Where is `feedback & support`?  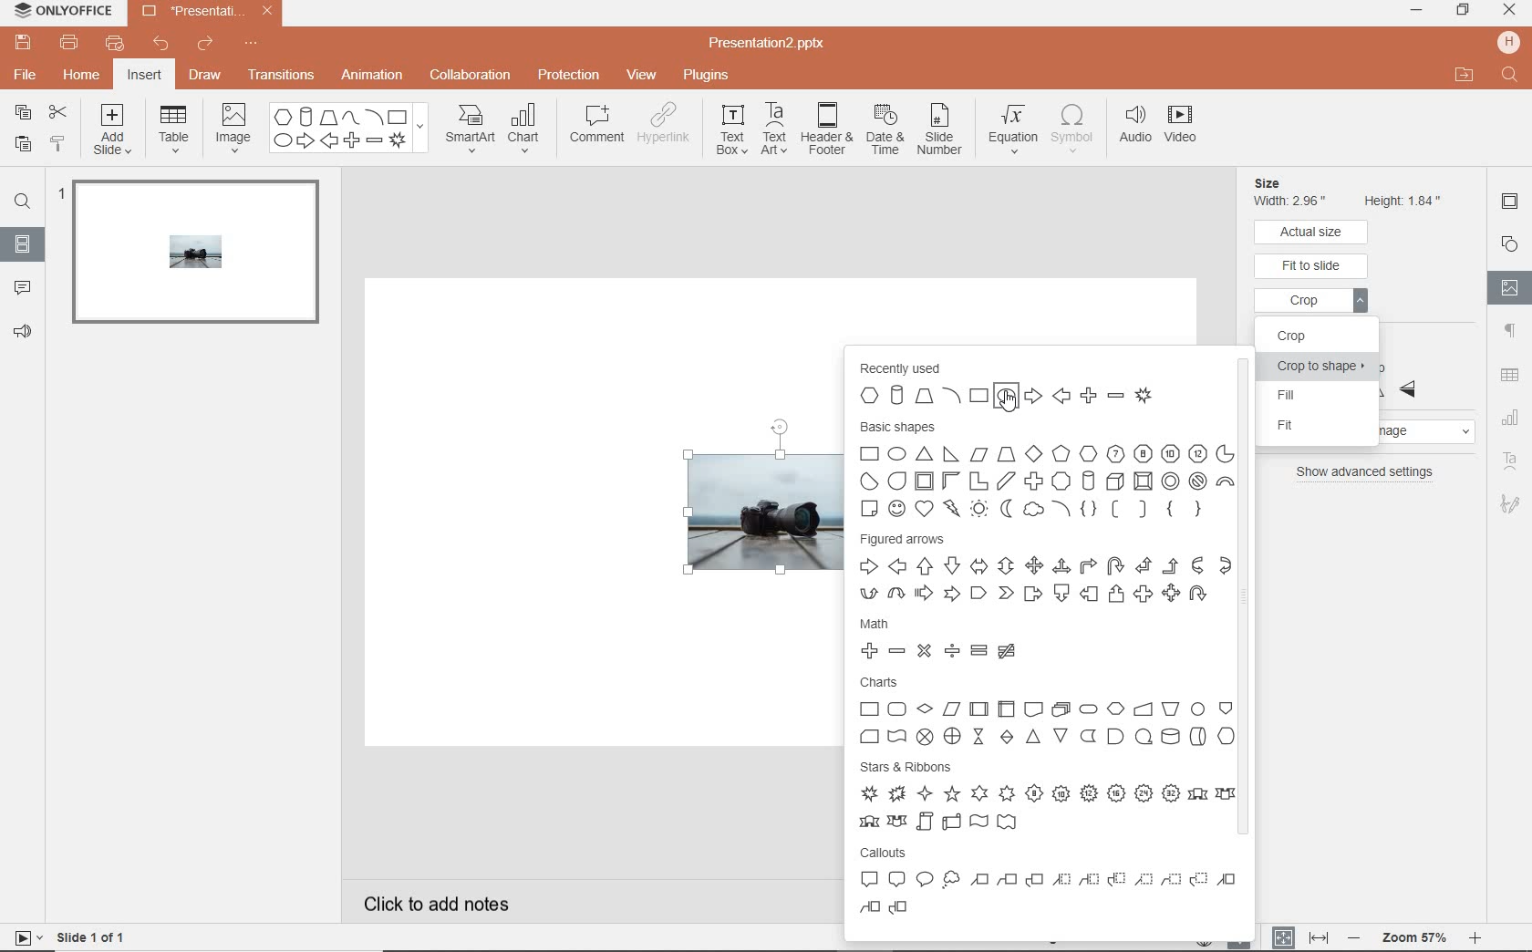 feedback & support is located at coordinates (23, 333).